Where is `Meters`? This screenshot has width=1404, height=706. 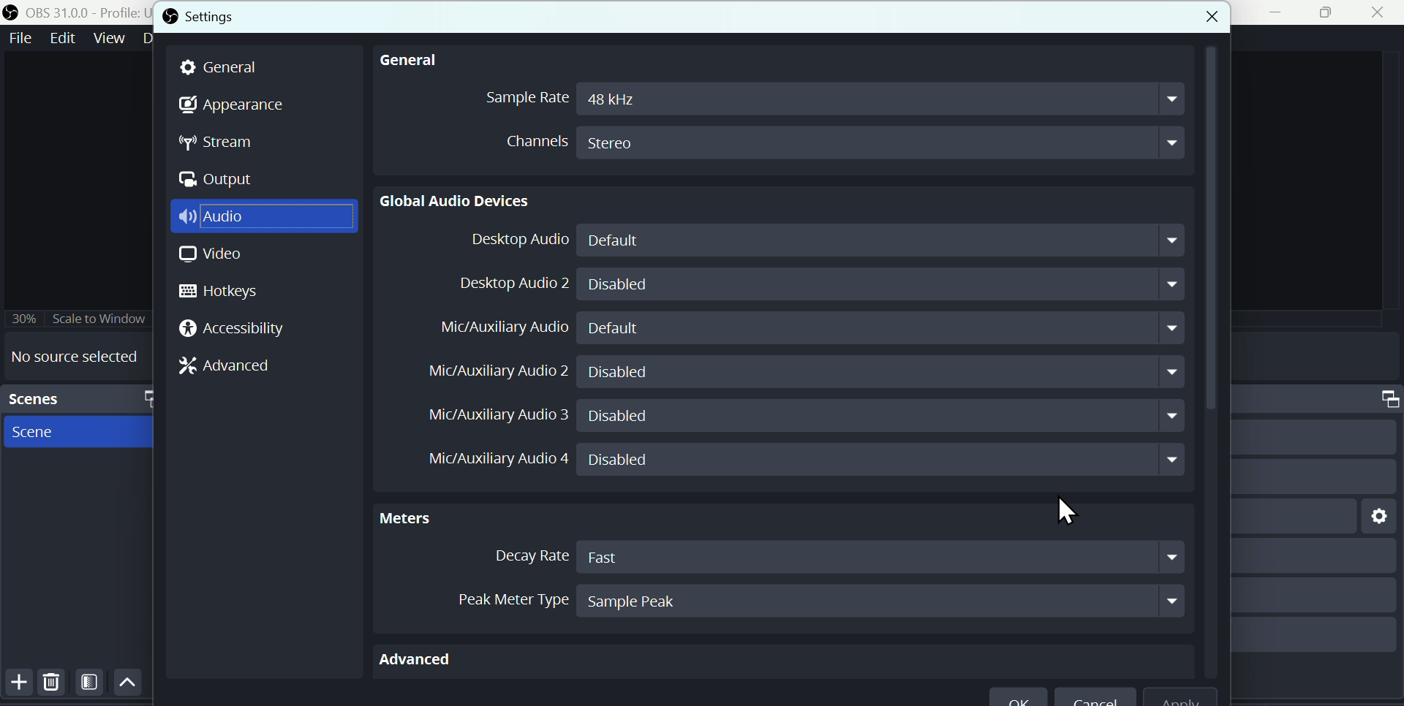
Meters is located at coordinates (407, 520).